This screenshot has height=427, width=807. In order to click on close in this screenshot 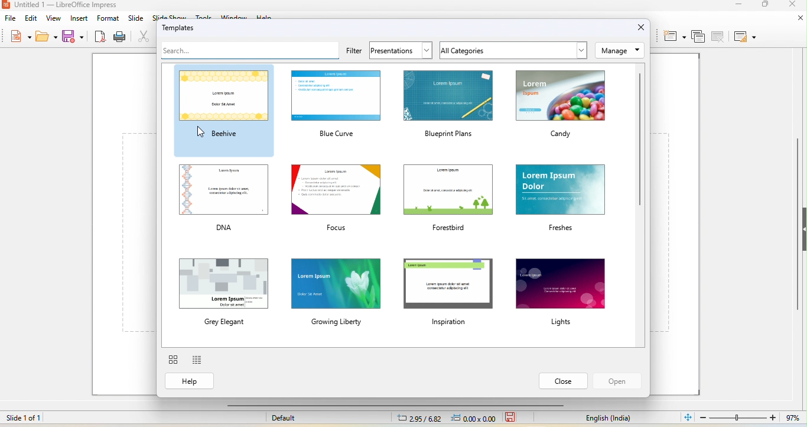, I will do `click(563, 381)`.